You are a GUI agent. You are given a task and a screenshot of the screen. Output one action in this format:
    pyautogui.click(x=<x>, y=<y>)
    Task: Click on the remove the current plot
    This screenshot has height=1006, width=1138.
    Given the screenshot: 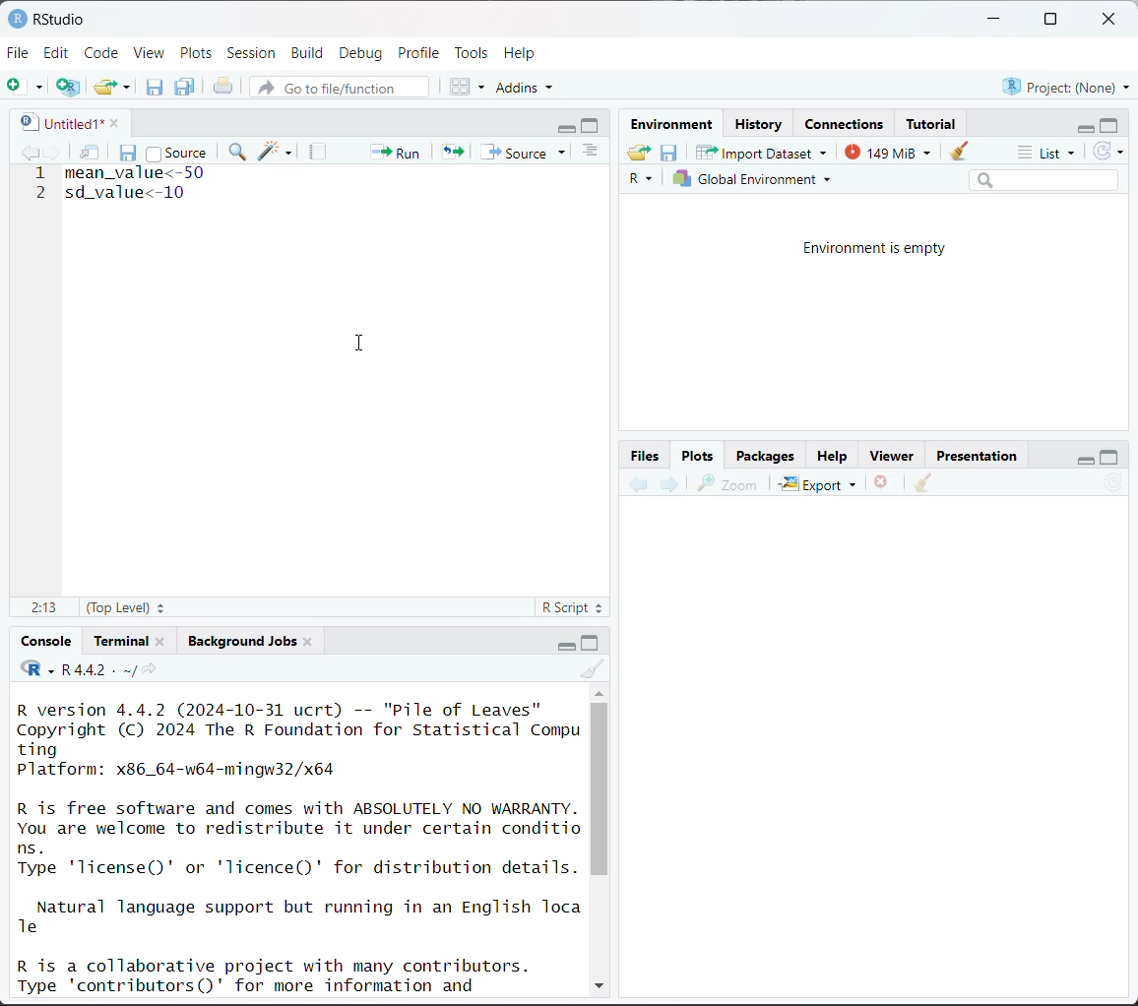 What is the action you would take?
    pyautogui.click(x=882, y=485)
    